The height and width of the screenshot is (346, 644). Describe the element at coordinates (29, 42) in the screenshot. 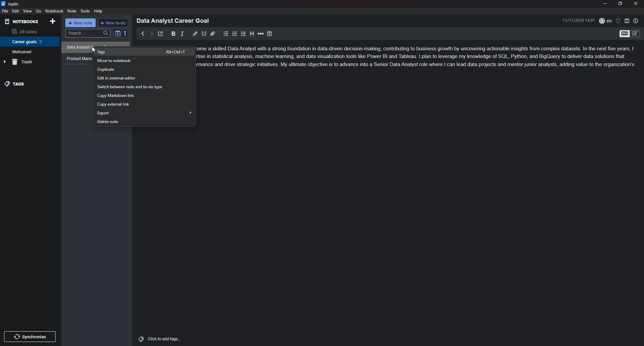

I see `Career goals 2` at that location.